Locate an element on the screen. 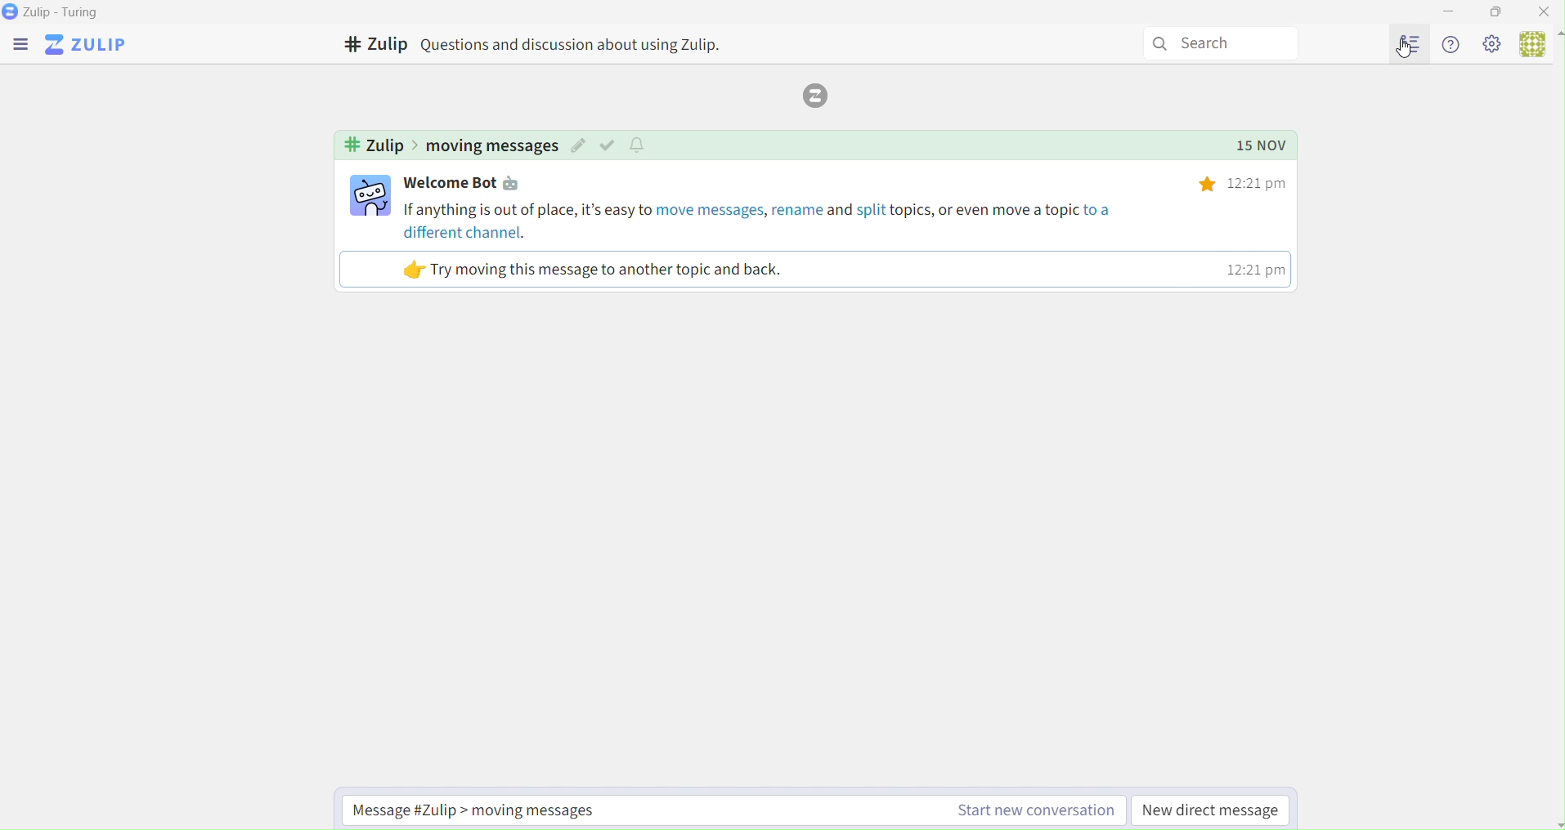 The image size is (1565, 830). 12:21pm is located at coordinates (1261, 183).